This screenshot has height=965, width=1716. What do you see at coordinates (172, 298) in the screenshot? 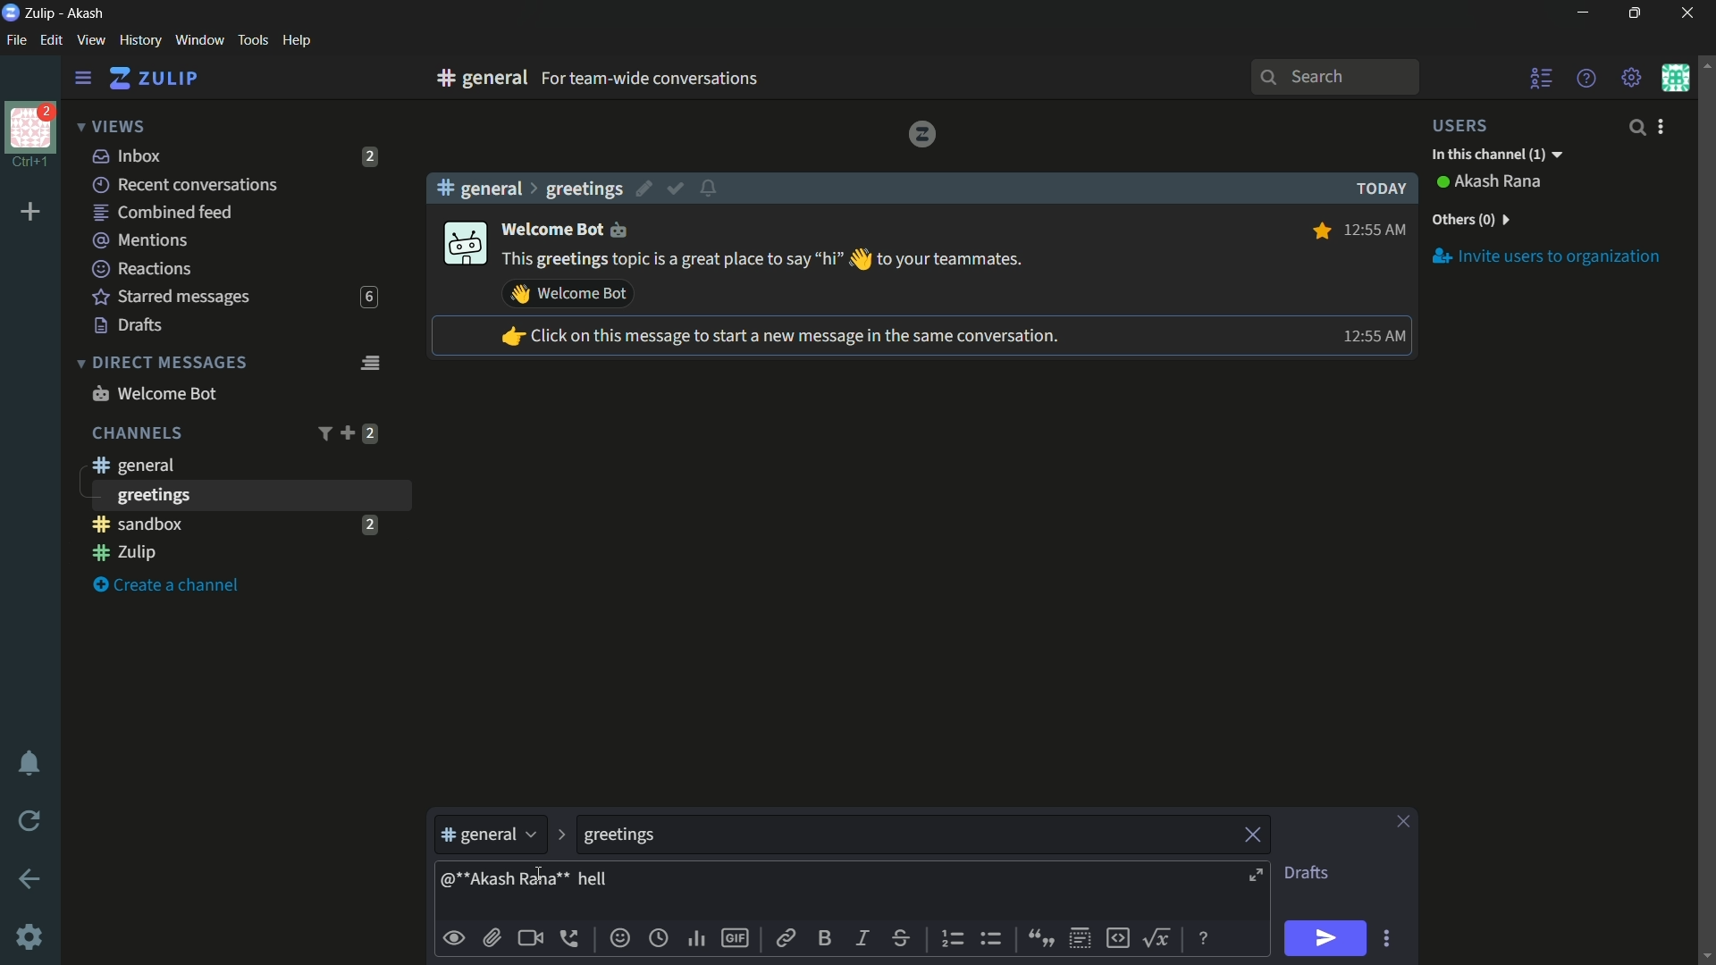
I see `starred messages` at bounding box center [172, 298].